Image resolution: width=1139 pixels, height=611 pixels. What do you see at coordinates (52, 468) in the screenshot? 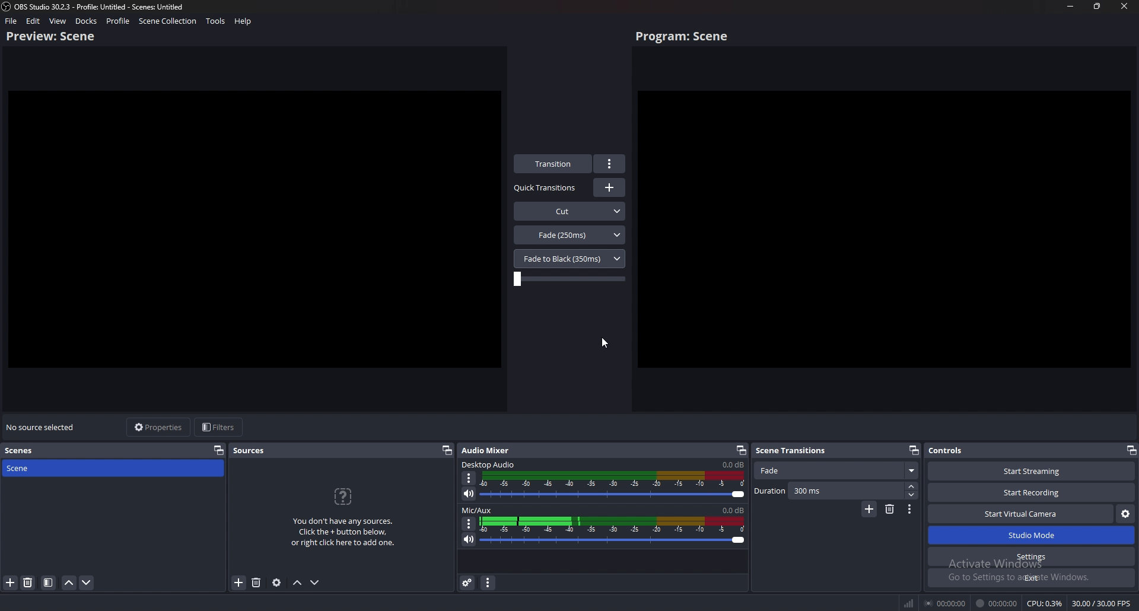
I see `scene` at bounding box center [52, 468].